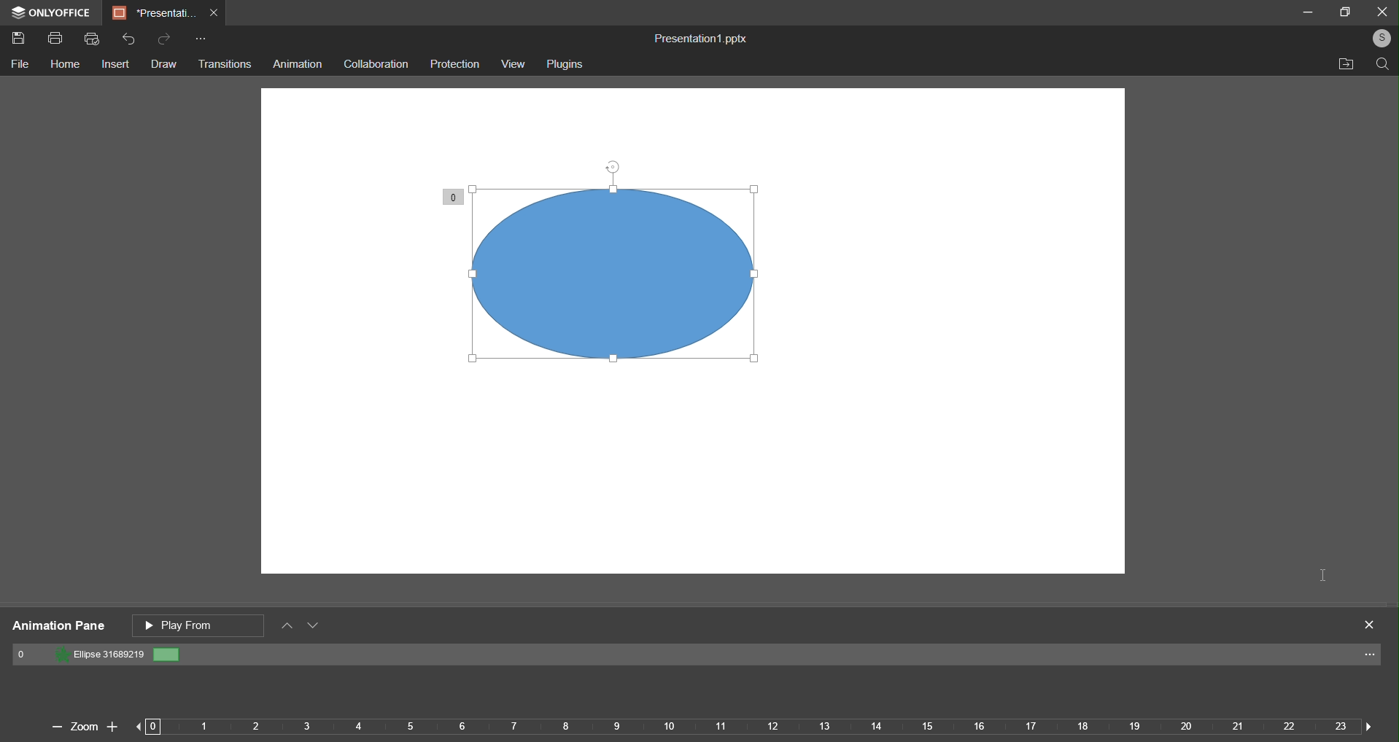 This screenshot has height=742, width=1399. Describe the element at coordinates (115, 66) in the screenshot. I see `insert` at that location.